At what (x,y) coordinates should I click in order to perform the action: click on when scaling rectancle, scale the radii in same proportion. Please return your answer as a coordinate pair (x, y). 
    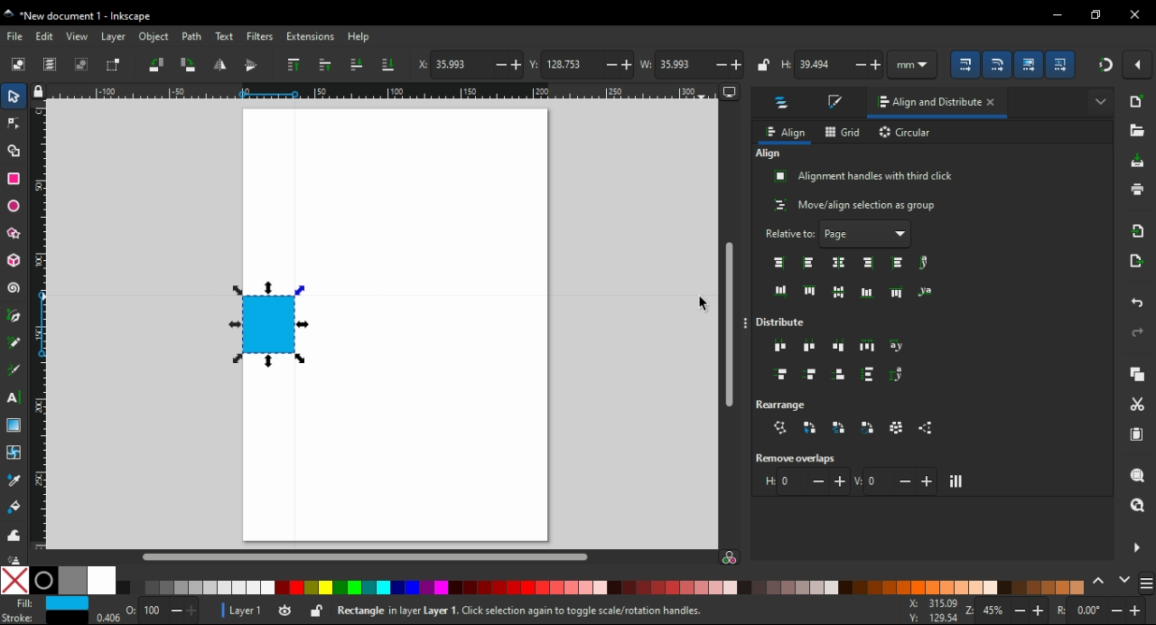
    Looking at the image, I should click on (996, 66).